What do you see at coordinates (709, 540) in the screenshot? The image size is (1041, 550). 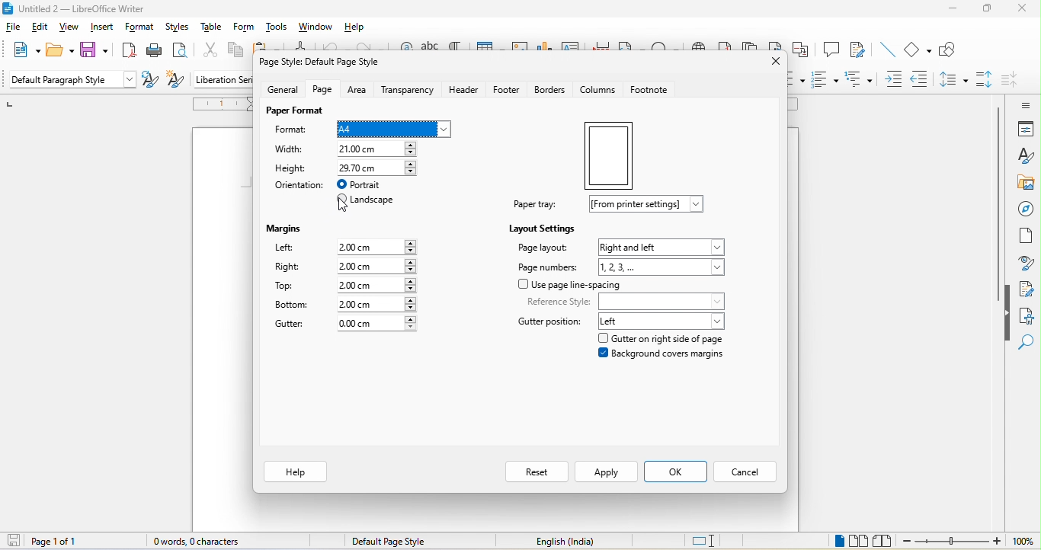 I see `standard selection` at bounding box center [709, 540].